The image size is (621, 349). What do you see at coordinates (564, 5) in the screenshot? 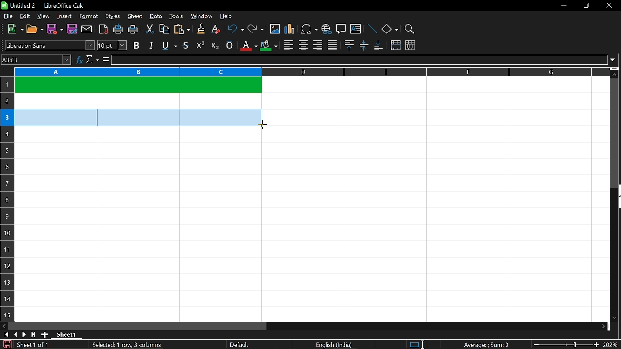
I see `minimize` at bounding box center [564, 5].